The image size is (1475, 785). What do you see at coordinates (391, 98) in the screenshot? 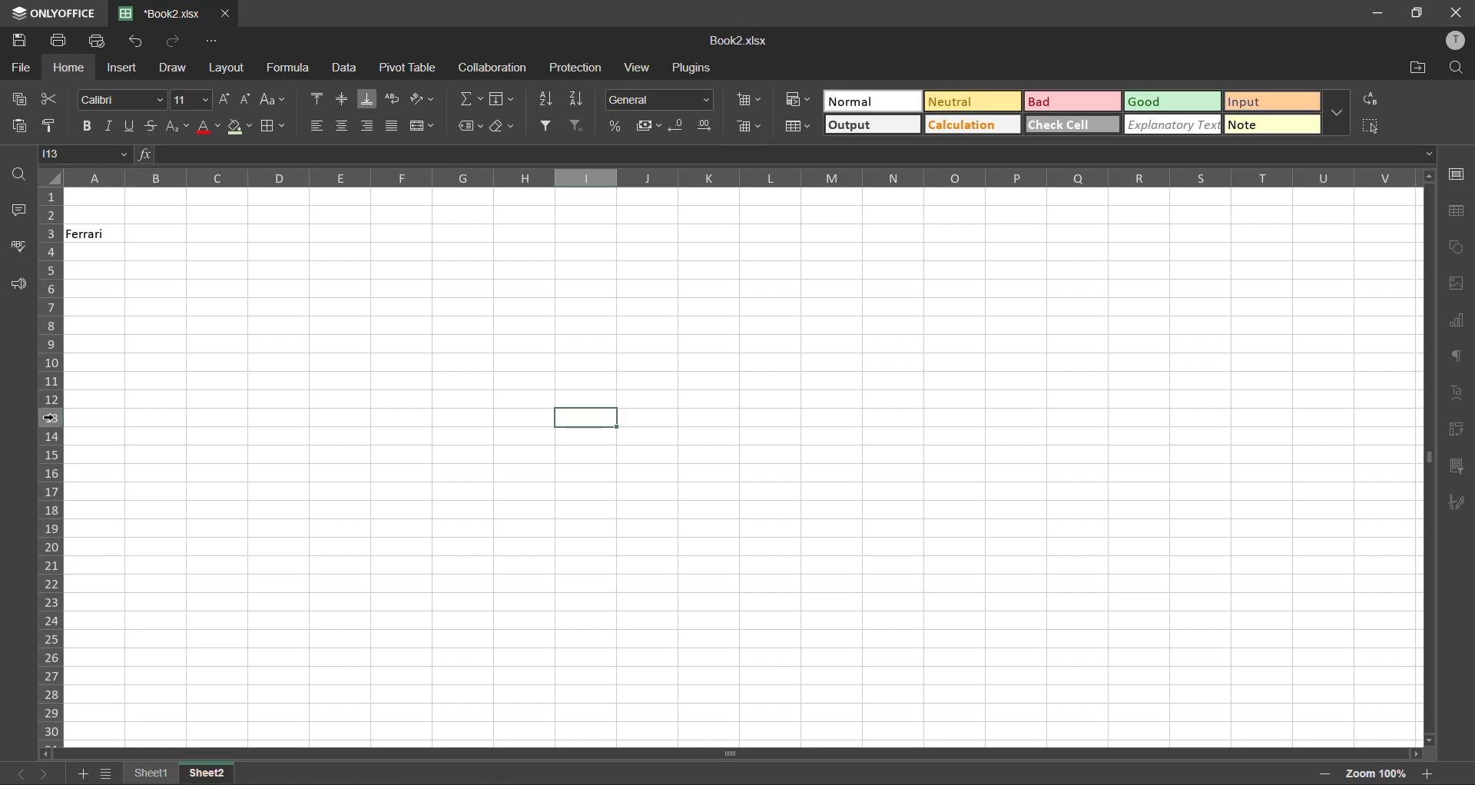
I see `wrap text` at bounding box center [391, 98].